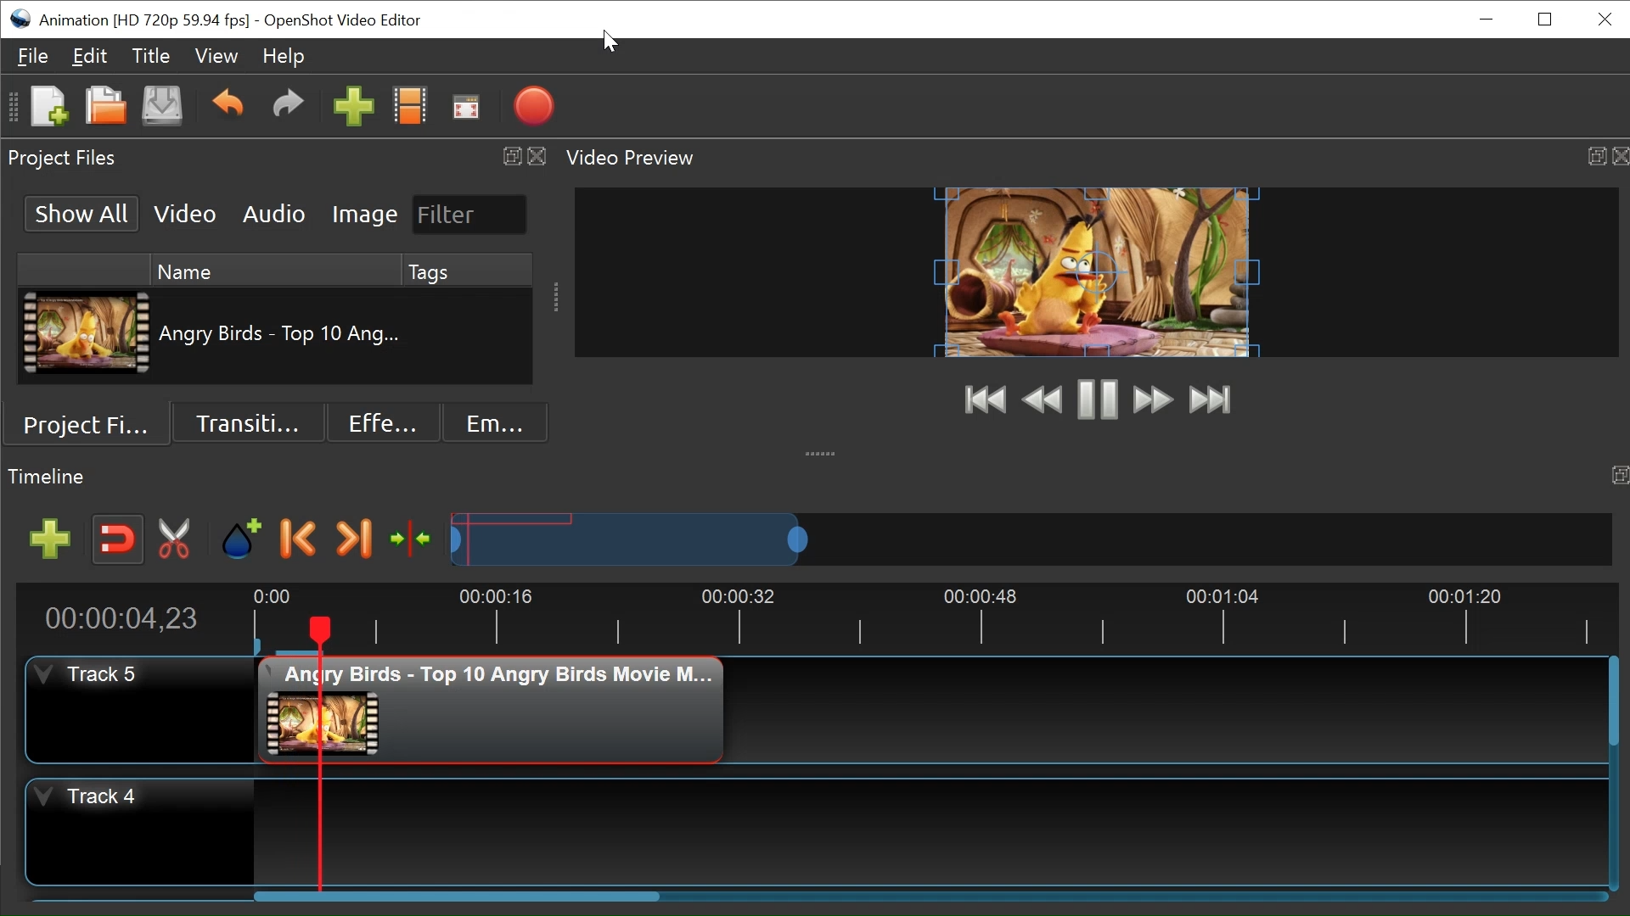 This screenshot has height=916, width=1630. Describe the element at coordinates (1602, 20) in the screenshot. I see `Close` at that location.